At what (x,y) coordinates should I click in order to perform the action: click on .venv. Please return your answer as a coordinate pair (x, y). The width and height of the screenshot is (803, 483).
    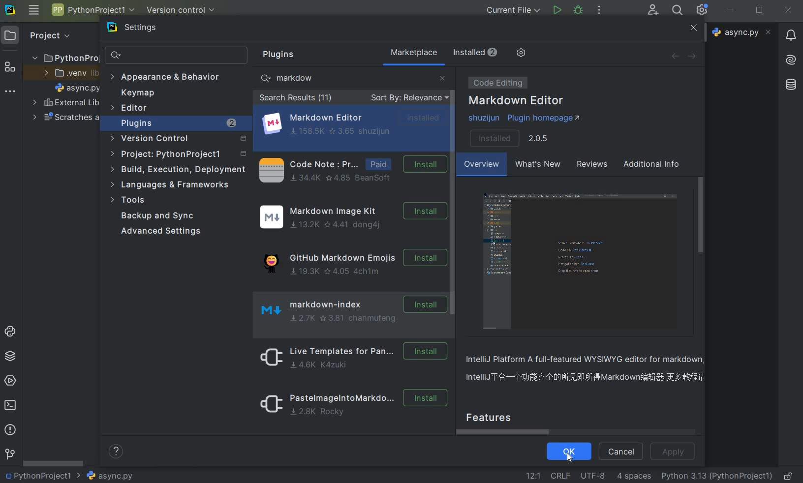
    Looking at the image, I should click on (68, 73).